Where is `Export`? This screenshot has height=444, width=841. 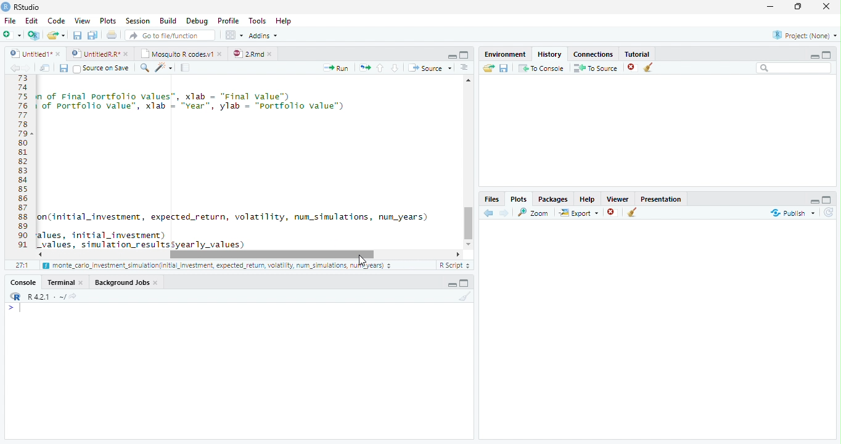
Export is located at coordinates (578, 213).